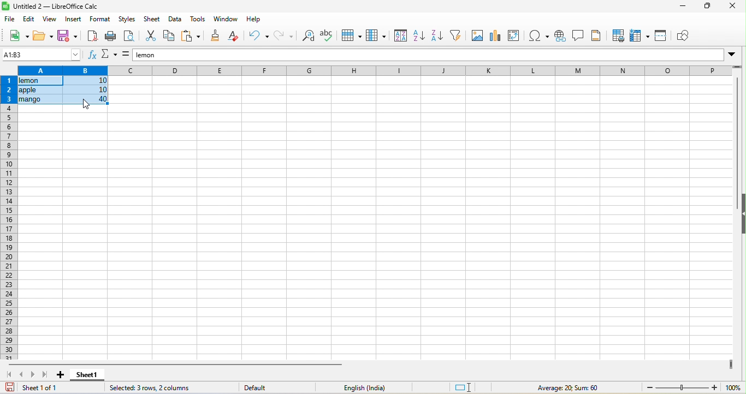  What do you see at coordinates (128, 37) in the screenshot?
I see `print preview` at bounding box center [128, 37].